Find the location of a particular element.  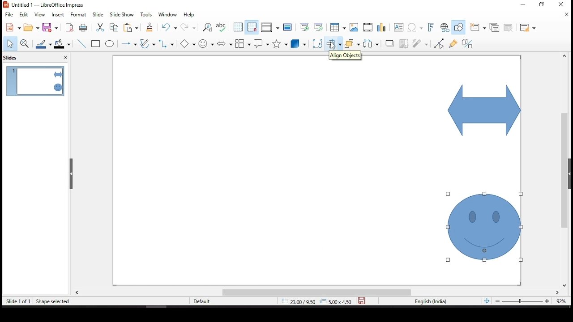

basic shapes is located at coordinates (188, 44).